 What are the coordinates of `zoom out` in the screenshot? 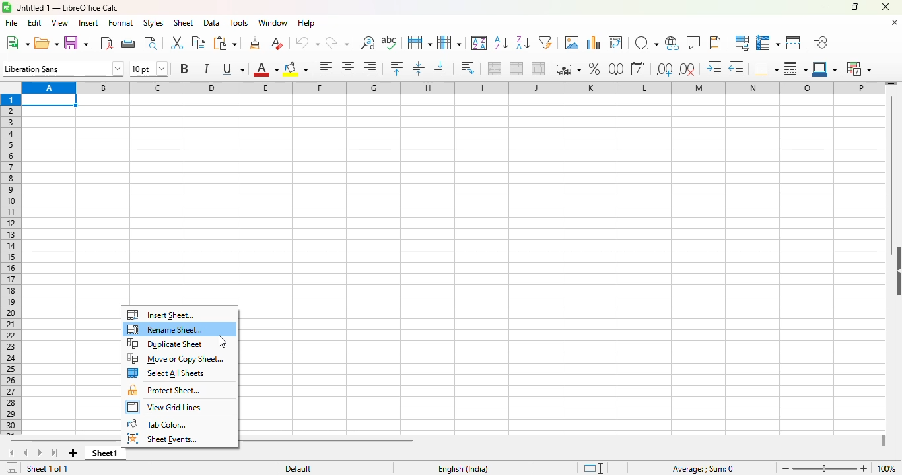 It's located at (786, 468).